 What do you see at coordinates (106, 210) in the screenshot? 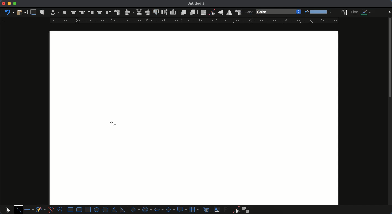
I see `circle` at bounding box center [106, 210].